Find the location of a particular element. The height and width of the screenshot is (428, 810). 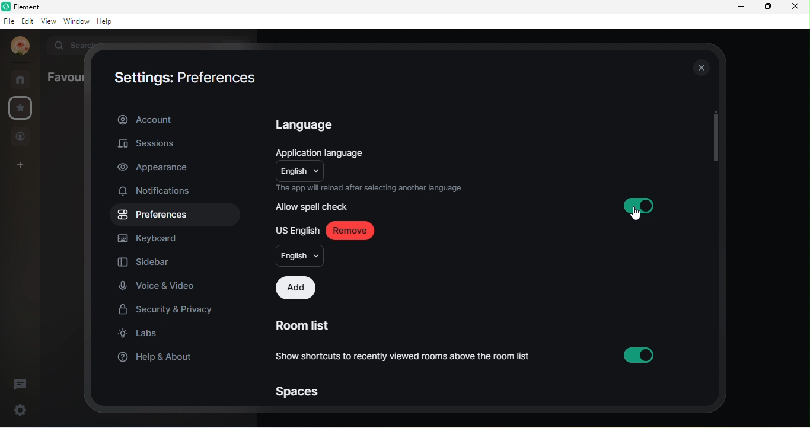

cursor movement is located at coordinates (638, 216).